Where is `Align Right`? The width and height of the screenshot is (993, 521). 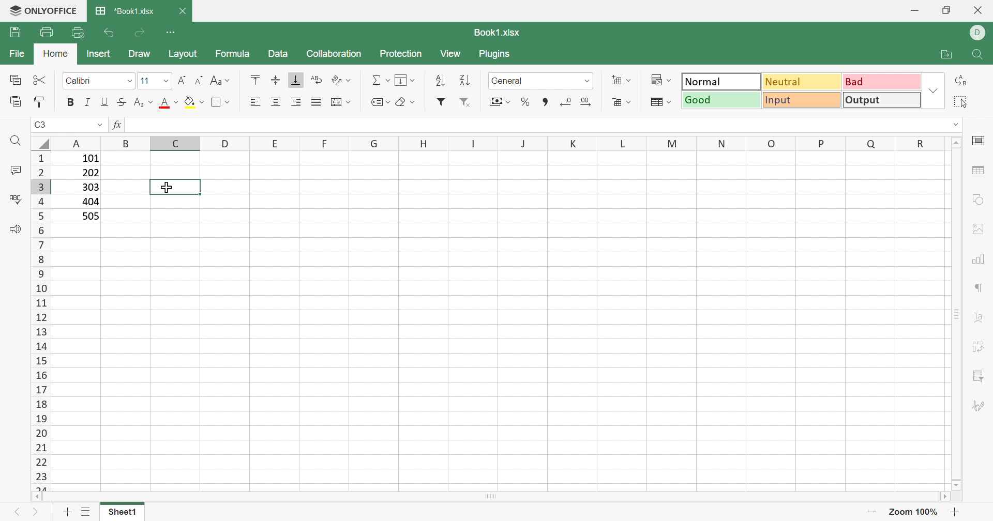
Align Right is located at coordinates (296, 103).